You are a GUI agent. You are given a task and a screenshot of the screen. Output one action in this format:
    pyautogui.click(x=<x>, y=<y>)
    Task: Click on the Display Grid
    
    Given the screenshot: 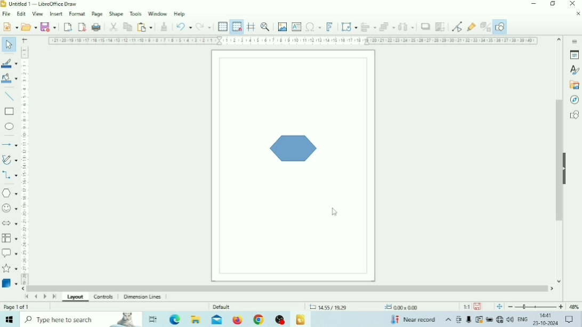 What is the action you would take?
    pyautogui.click(x=223, y=27)
    